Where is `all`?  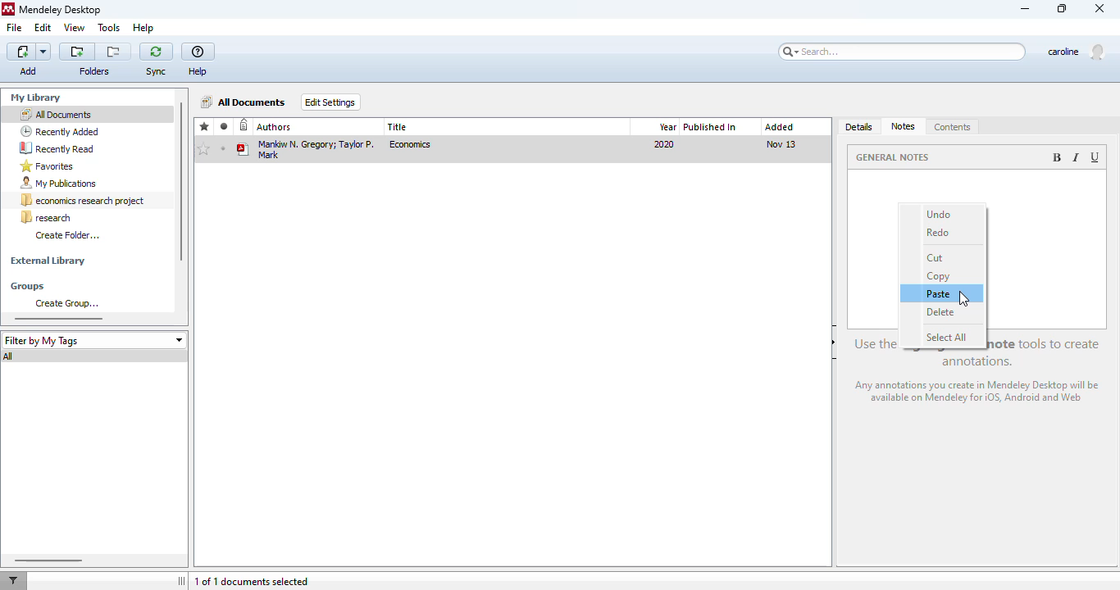 all is located at coordinates (10, 356).